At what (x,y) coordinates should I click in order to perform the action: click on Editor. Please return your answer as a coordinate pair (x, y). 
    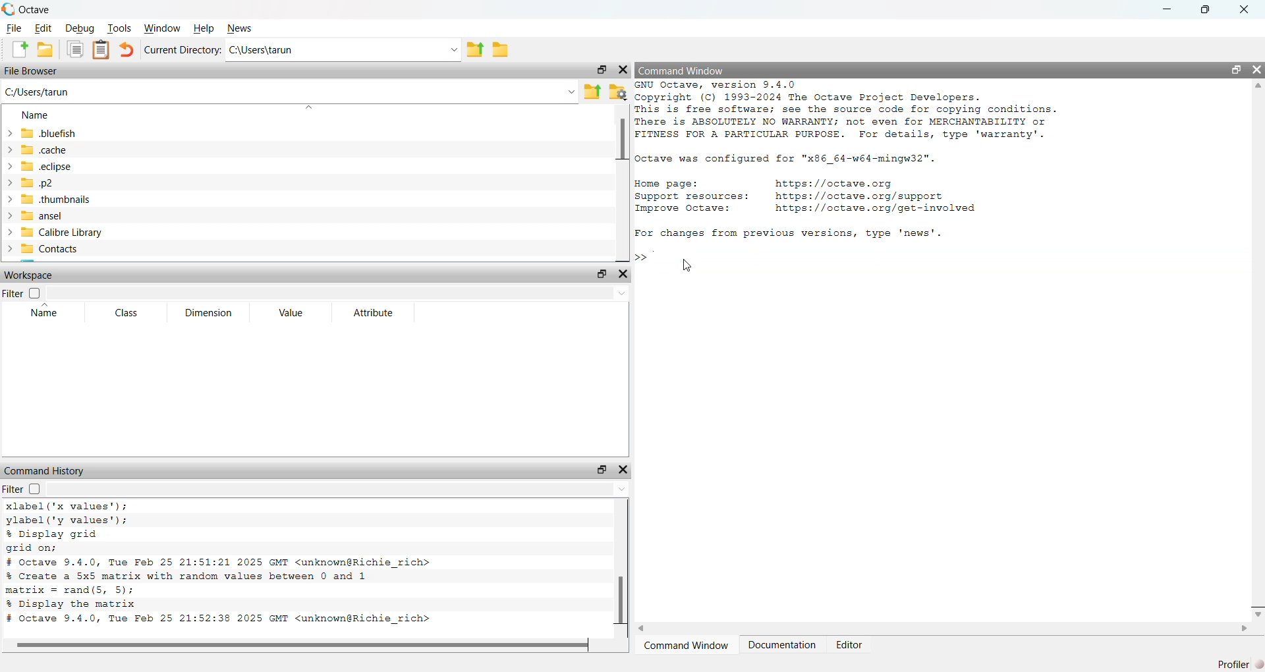
    Looking at the image, I should click on (849, 644).